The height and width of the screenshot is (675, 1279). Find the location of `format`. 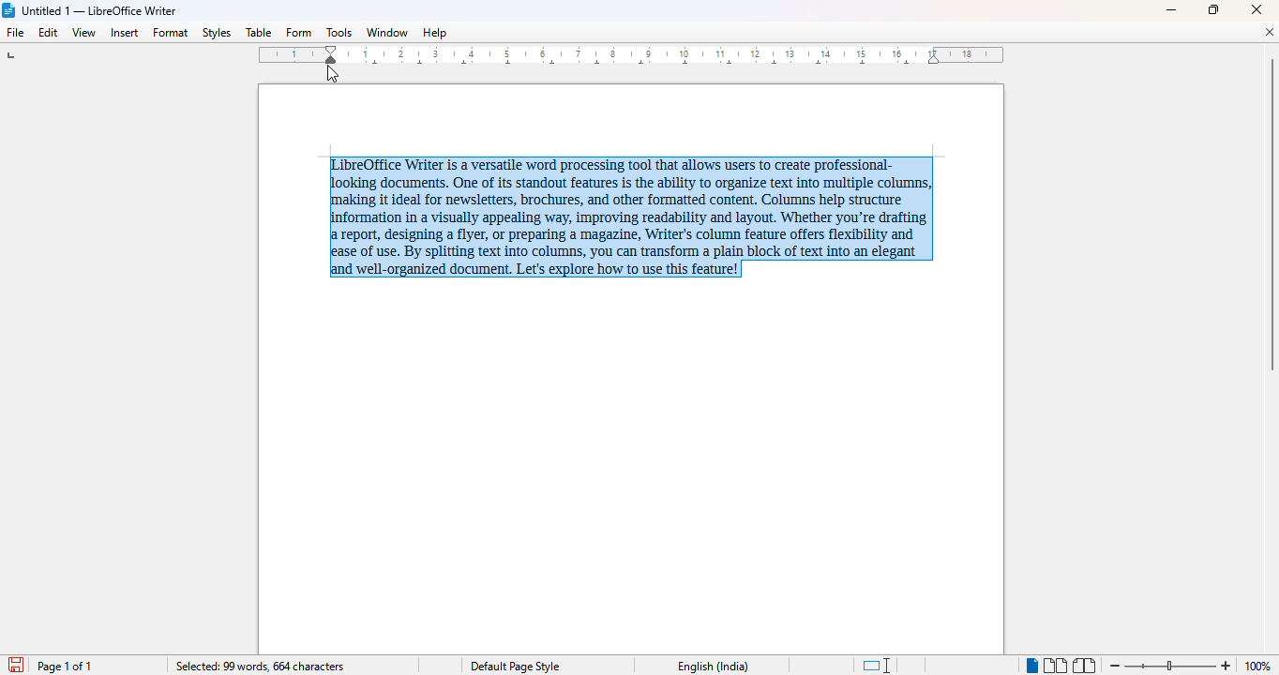

format is located at coordinates (172, 33).